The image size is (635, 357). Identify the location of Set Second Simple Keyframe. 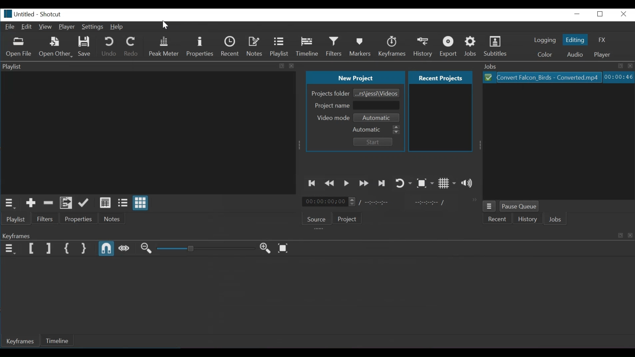
(84, 249).